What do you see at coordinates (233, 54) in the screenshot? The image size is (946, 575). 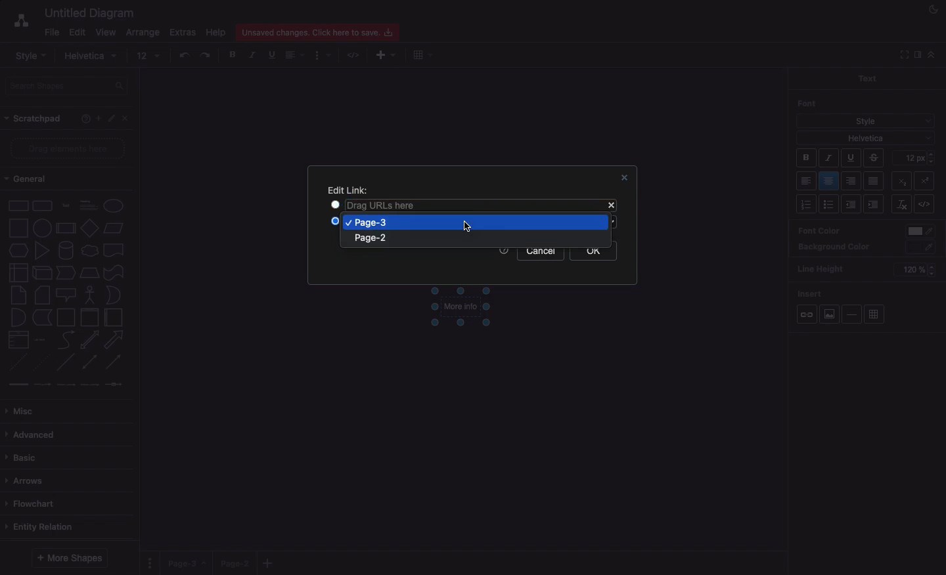 I see `Bold` at bounding box center [233, 54].